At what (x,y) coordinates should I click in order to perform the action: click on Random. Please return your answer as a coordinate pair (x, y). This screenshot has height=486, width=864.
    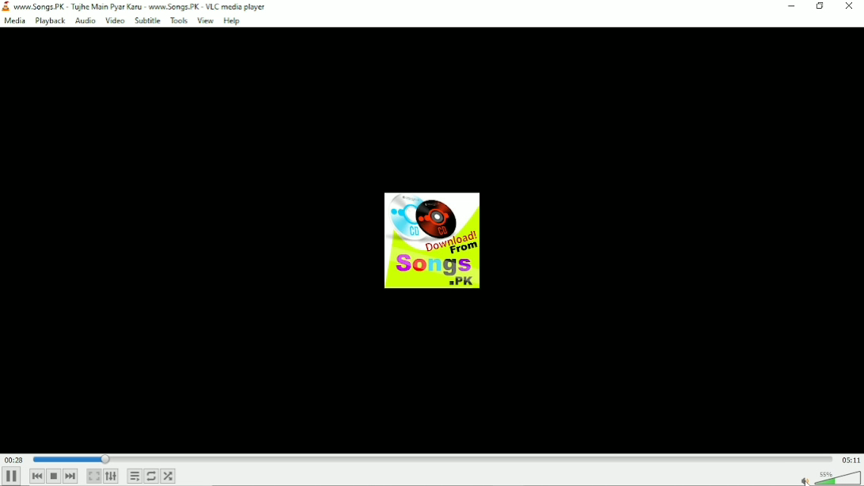
    Looking at the image, I should click on (168, 476).